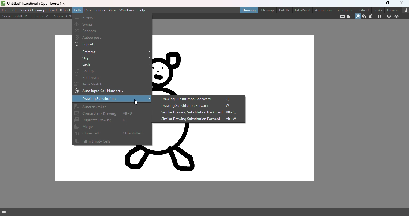 This screenshot has width=409, height=216. I want to click on Drawing substitution forward, so click(198, 106).